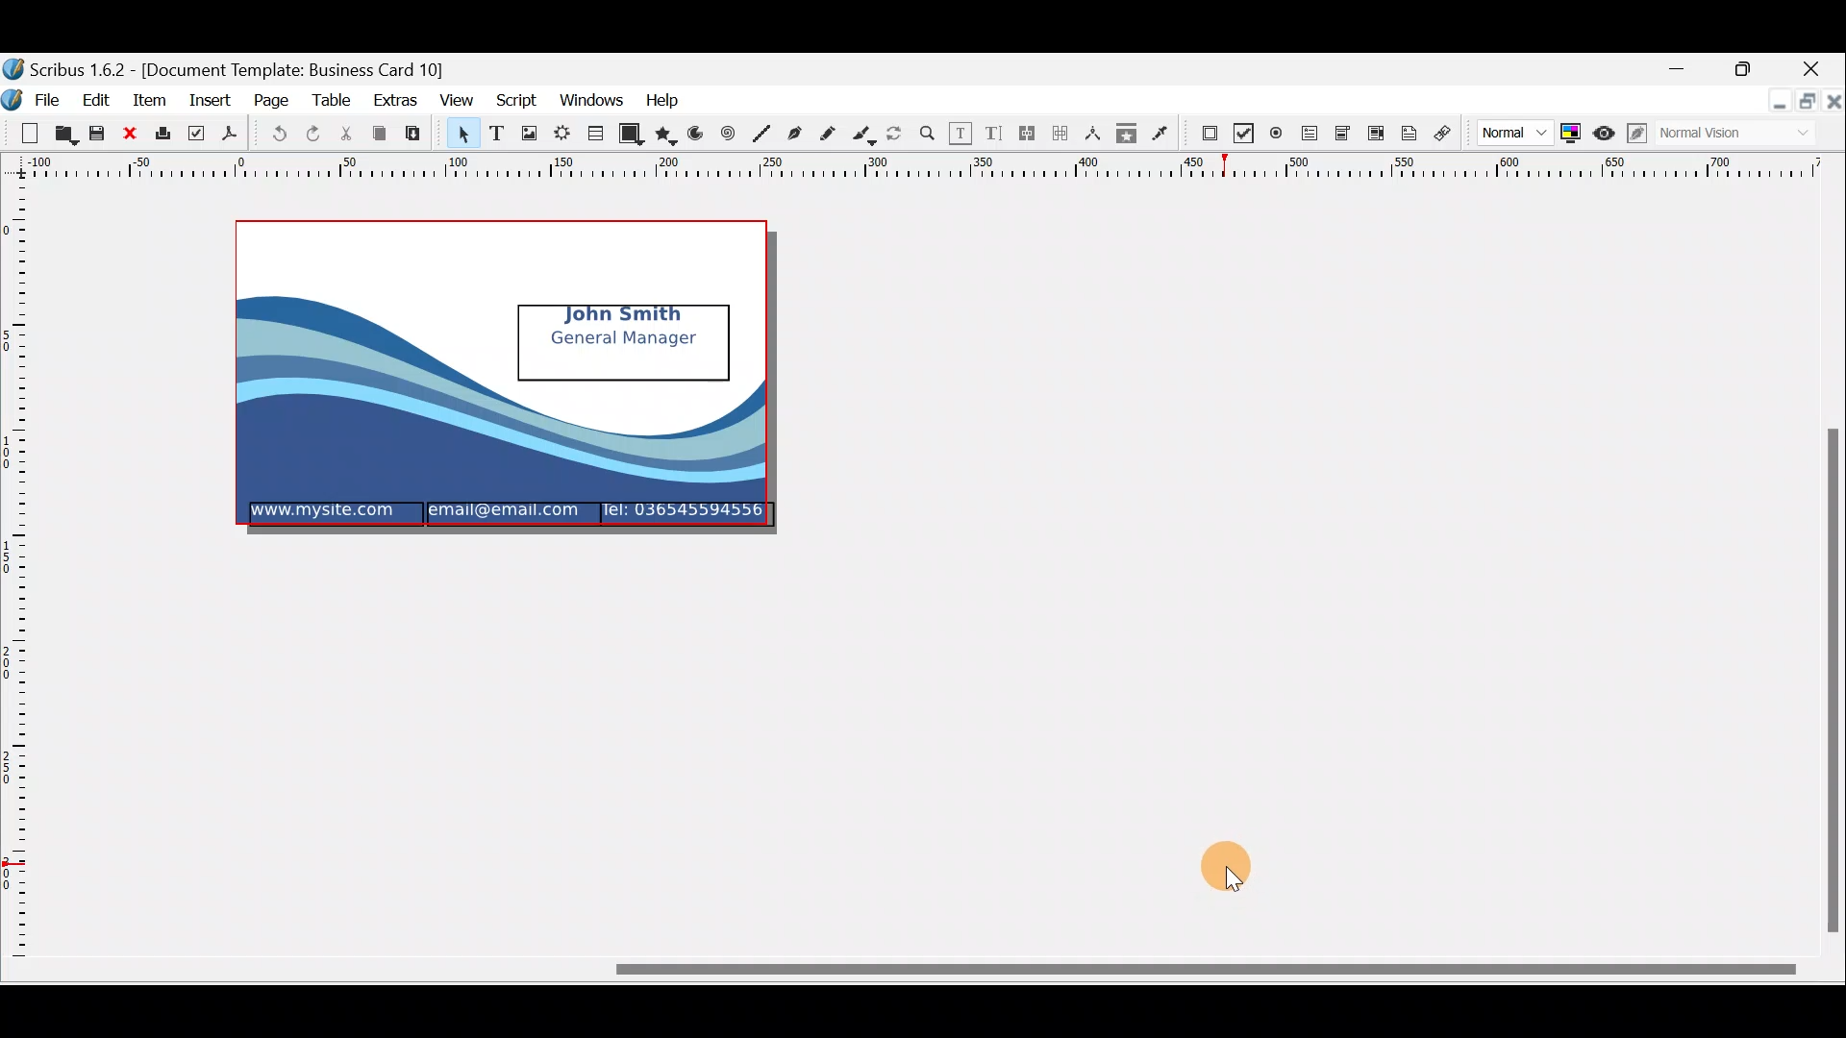 This screenshot has width=1846, height=1038. What do you see at coordinates (1209, 134) in the screenshot?
I see `PDF Push button` at bounding box center [1209, 134].